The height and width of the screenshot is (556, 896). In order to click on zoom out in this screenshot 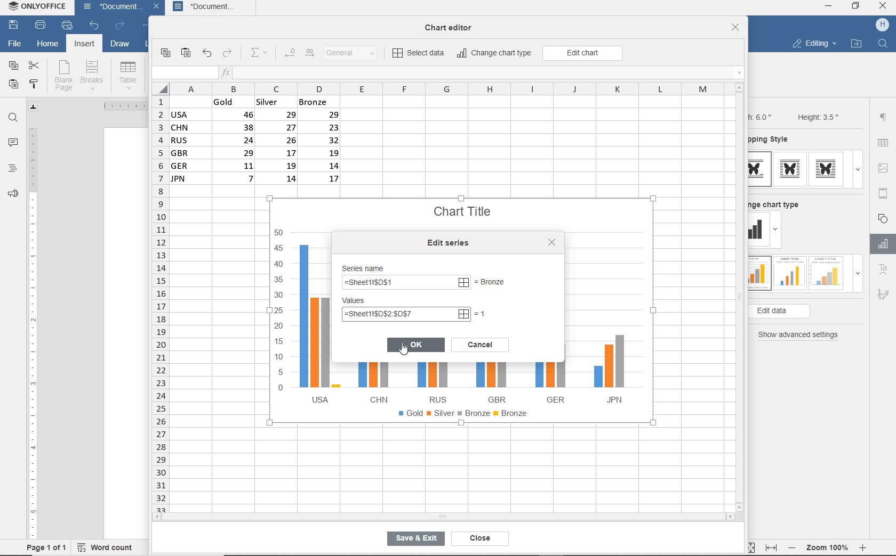, I will do `click(793, 547)`.